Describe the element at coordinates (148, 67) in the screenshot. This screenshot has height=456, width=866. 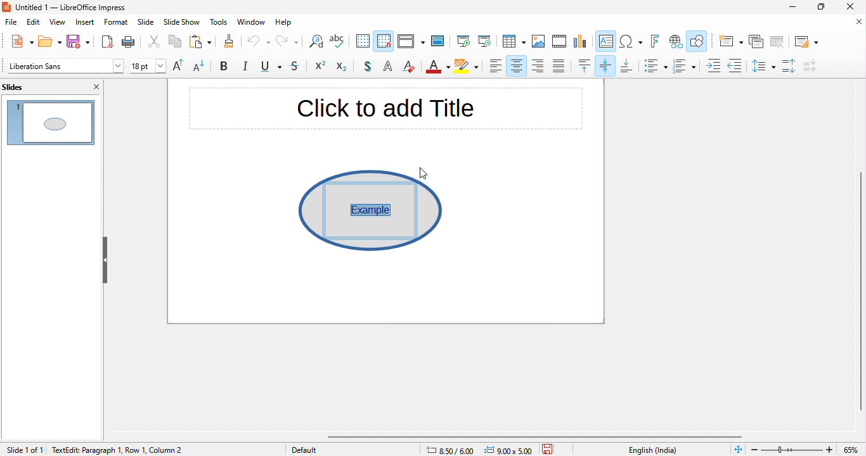
I see `font size` at that location.